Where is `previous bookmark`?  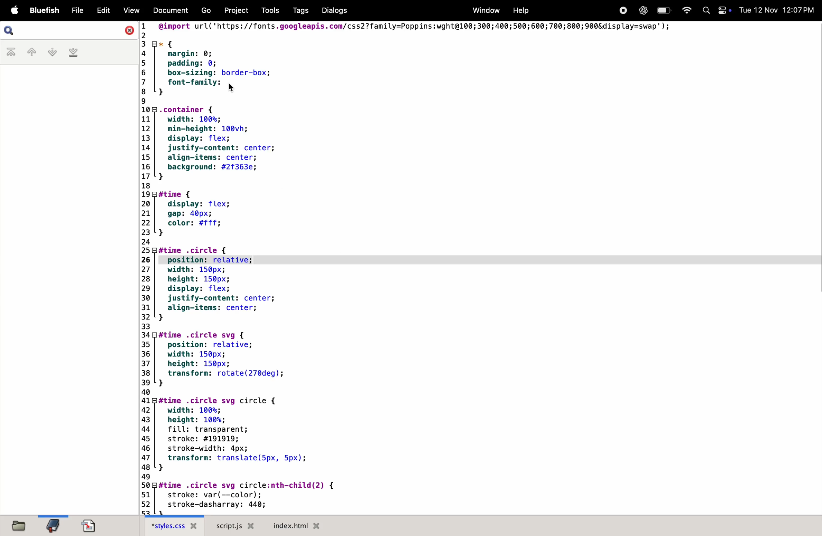
previous bookmark is located at coordinates (27, 52).